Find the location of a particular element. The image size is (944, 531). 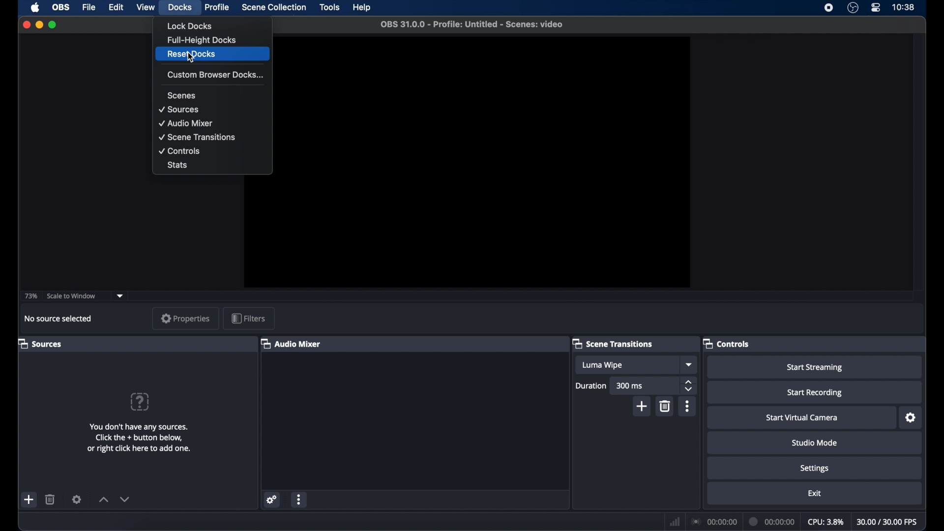

view is located at coordinates (145, 6).